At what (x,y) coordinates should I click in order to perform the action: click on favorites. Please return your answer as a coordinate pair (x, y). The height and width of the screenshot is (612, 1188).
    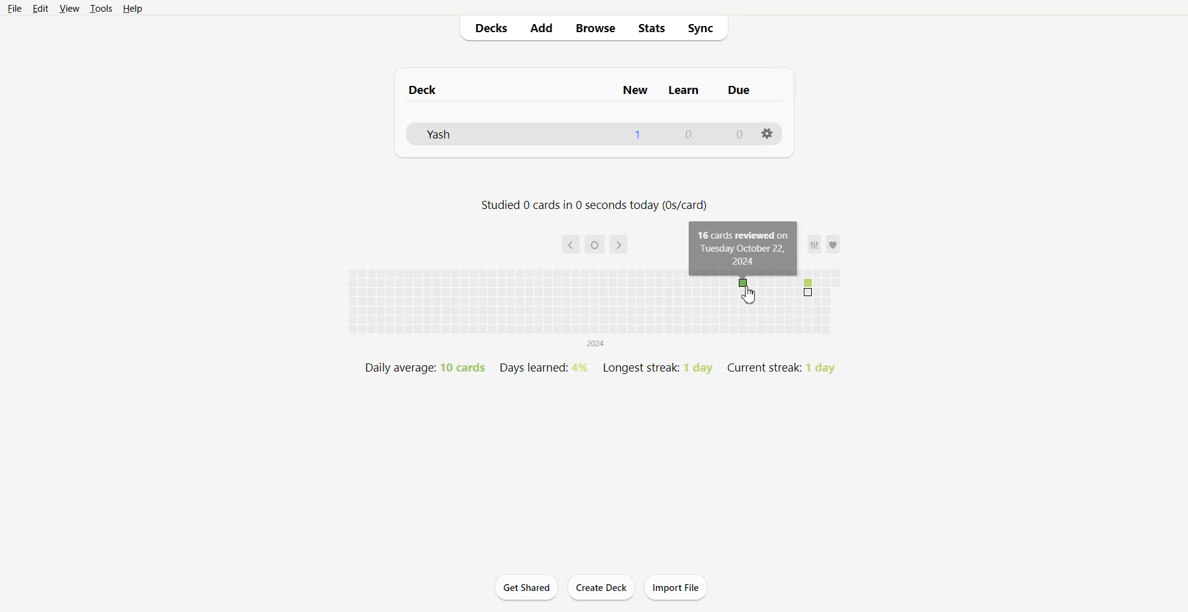
    Looking at the image, I should click on (824, 244).